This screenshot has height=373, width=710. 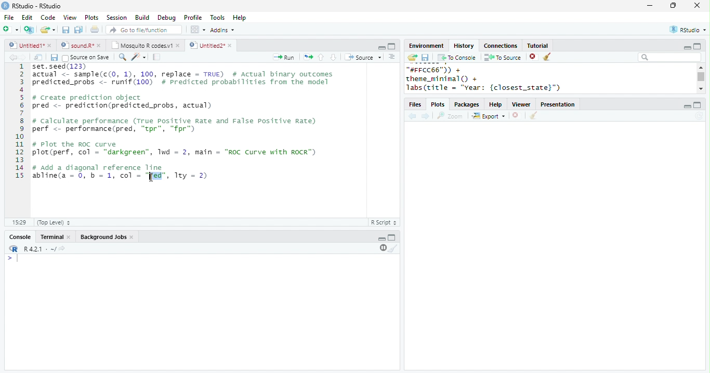 What do you see at coordinates (70, 18) in the screenshot?
I see `View` at bounding box center [70, 18].